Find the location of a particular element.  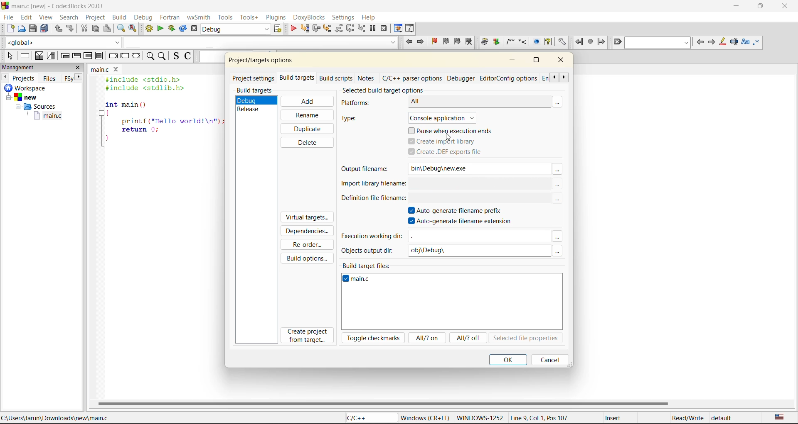

Close is located at coordinates (118, 70).